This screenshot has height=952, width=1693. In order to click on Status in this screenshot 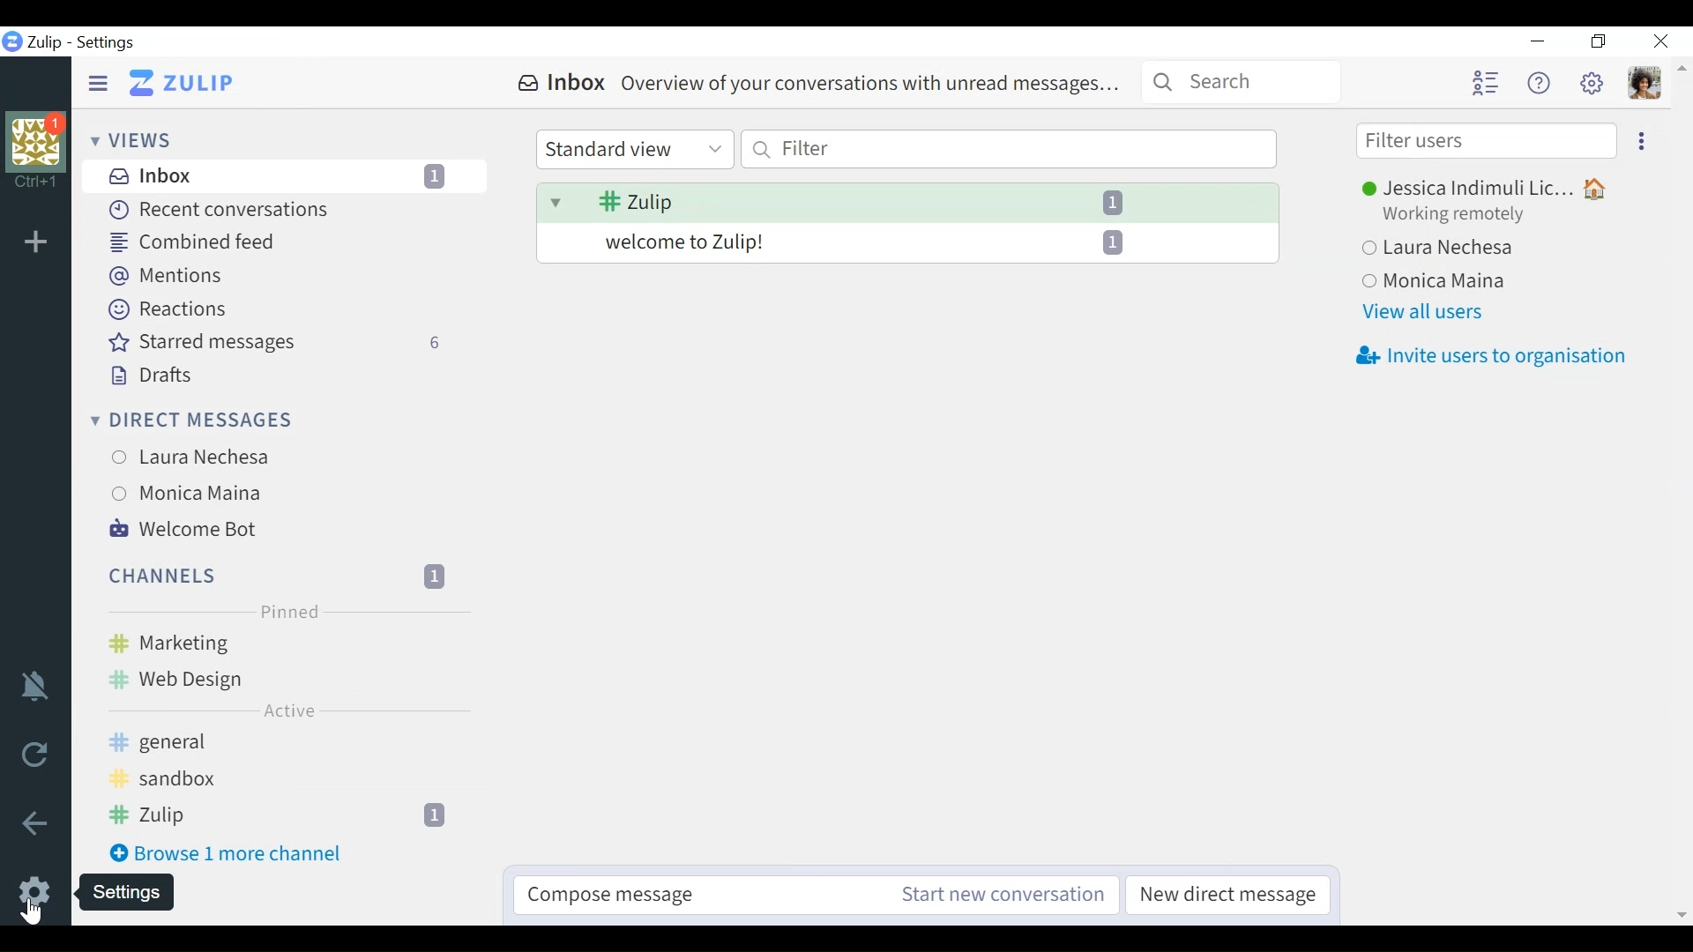, I will do `click(1458, 216)`.